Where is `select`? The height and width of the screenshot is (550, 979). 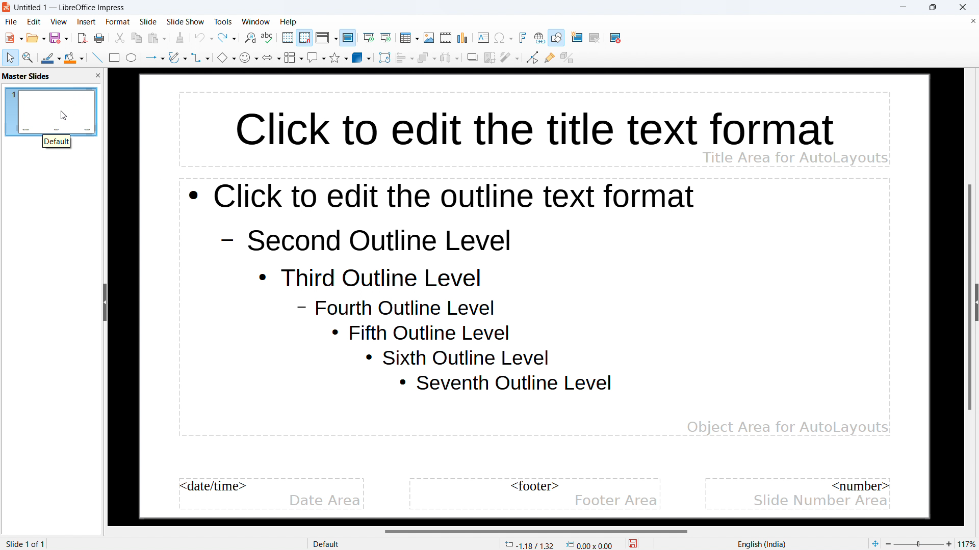
select is located at coordinates (11, 58).